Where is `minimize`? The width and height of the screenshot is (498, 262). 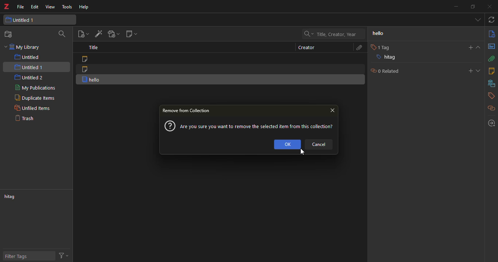
minimize is located at coordinates (453, 7).